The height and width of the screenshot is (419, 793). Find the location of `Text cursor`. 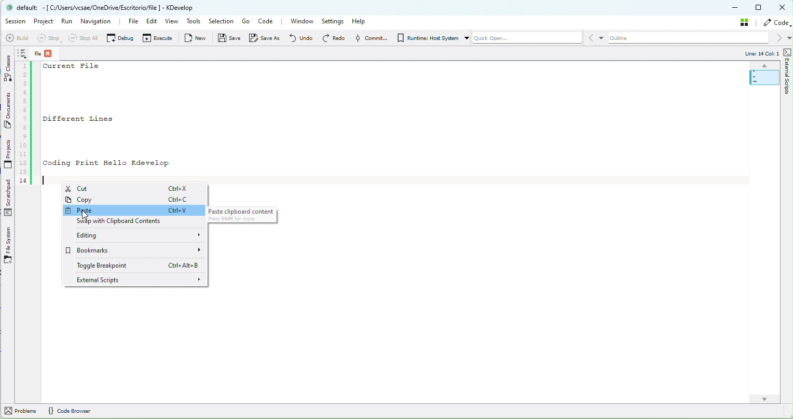

Text cursor is located at coordinates (46, 180).